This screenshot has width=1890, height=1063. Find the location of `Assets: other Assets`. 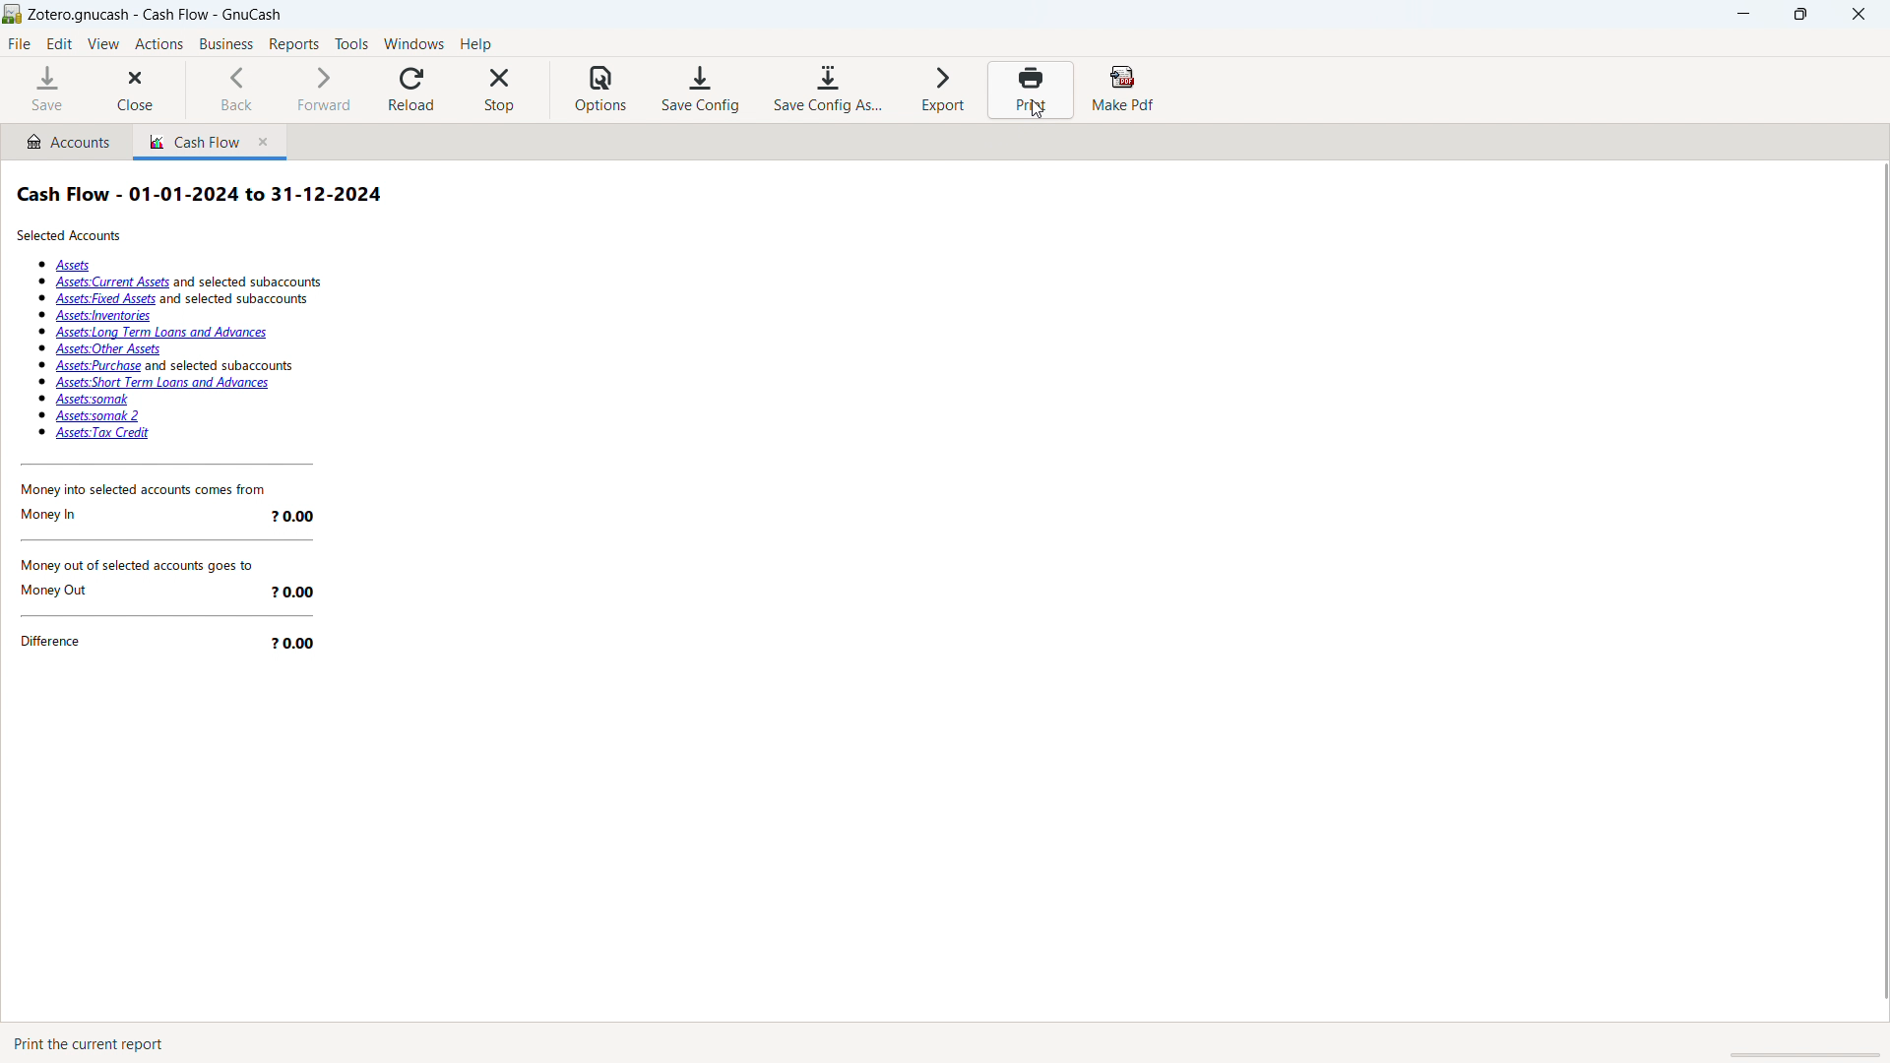

Assets: other Assets is located at coordinates (108, 350).